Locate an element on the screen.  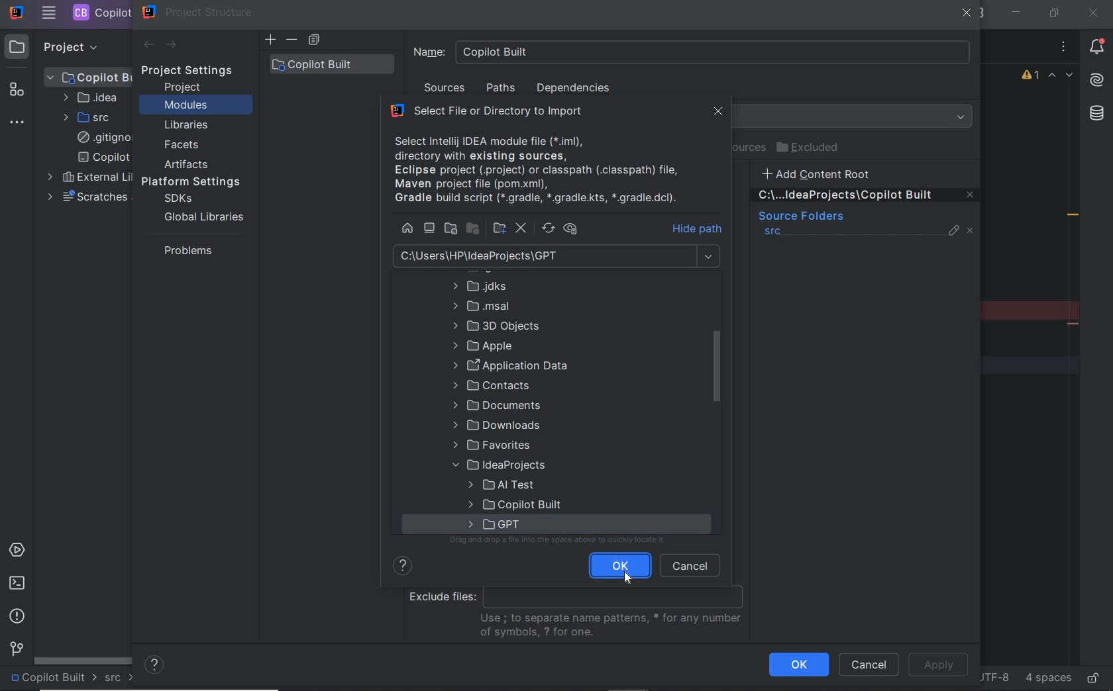
external libraries is located at coordinates (87, 177).